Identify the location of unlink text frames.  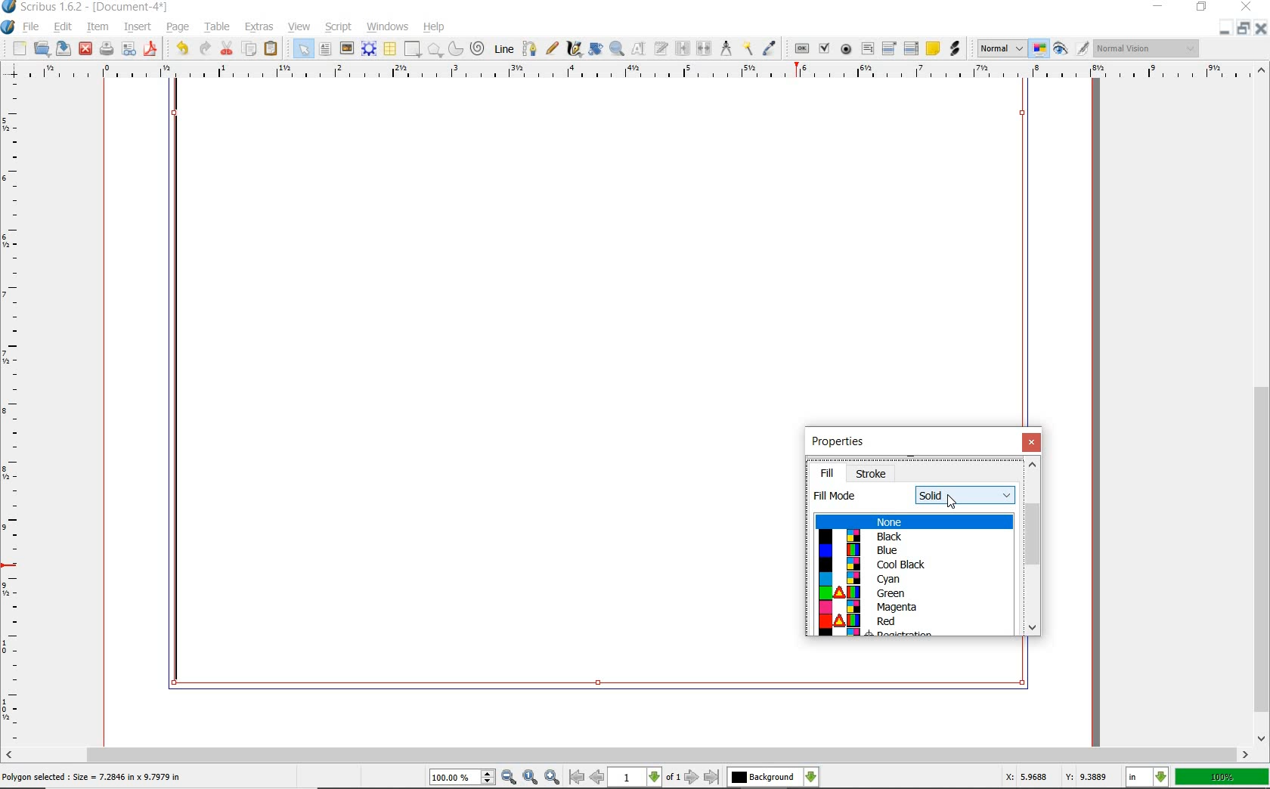
(702, 47).